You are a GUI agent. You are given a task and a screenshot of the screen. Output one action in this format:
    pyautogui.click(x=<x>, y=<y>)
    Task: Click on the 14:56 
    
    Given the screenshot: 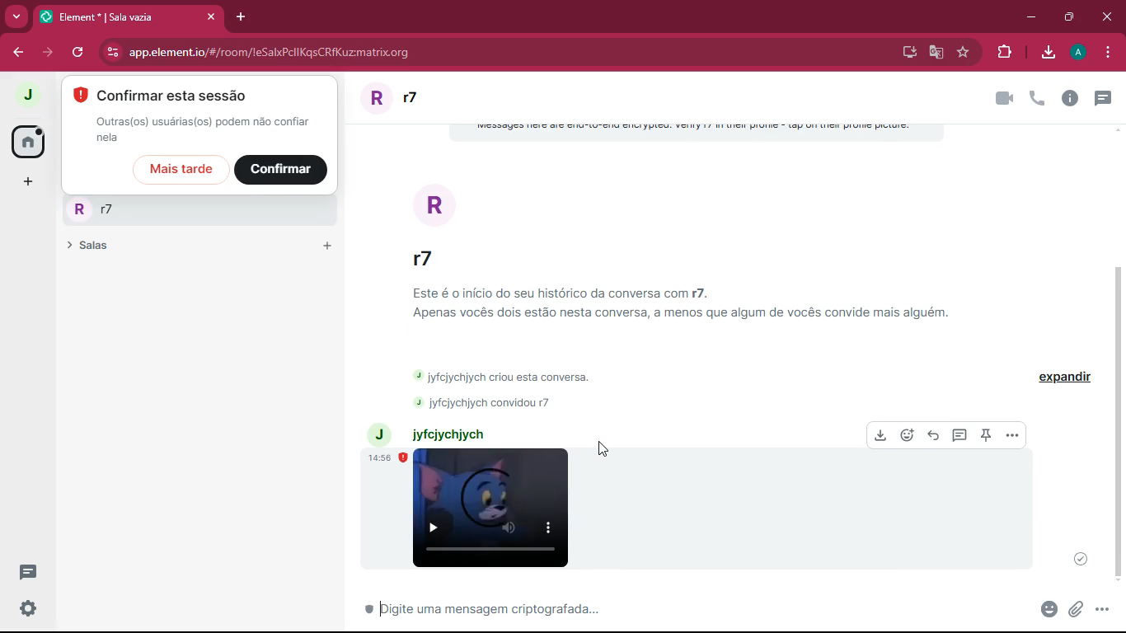 What is the action you would take?
    pyautogui.click(x=379, y=460)
    